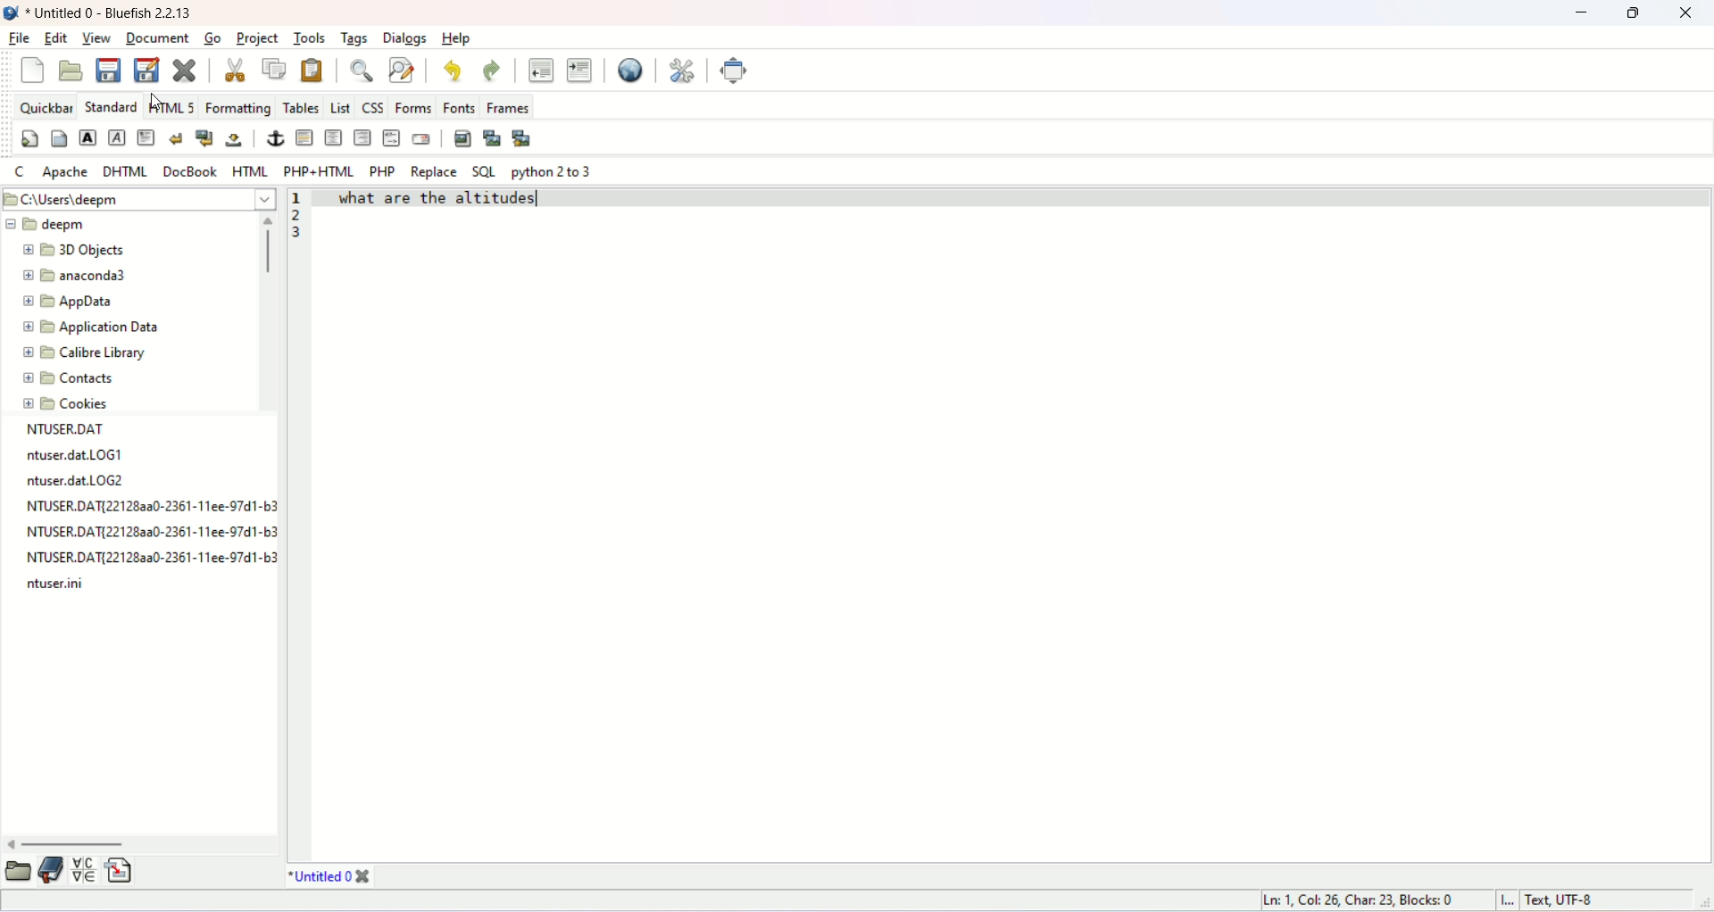 This screenshot has height=912, width=1714. Describe the element at coordinates (402, 72) in the screenshot. I see `advance find and replace` at that location.